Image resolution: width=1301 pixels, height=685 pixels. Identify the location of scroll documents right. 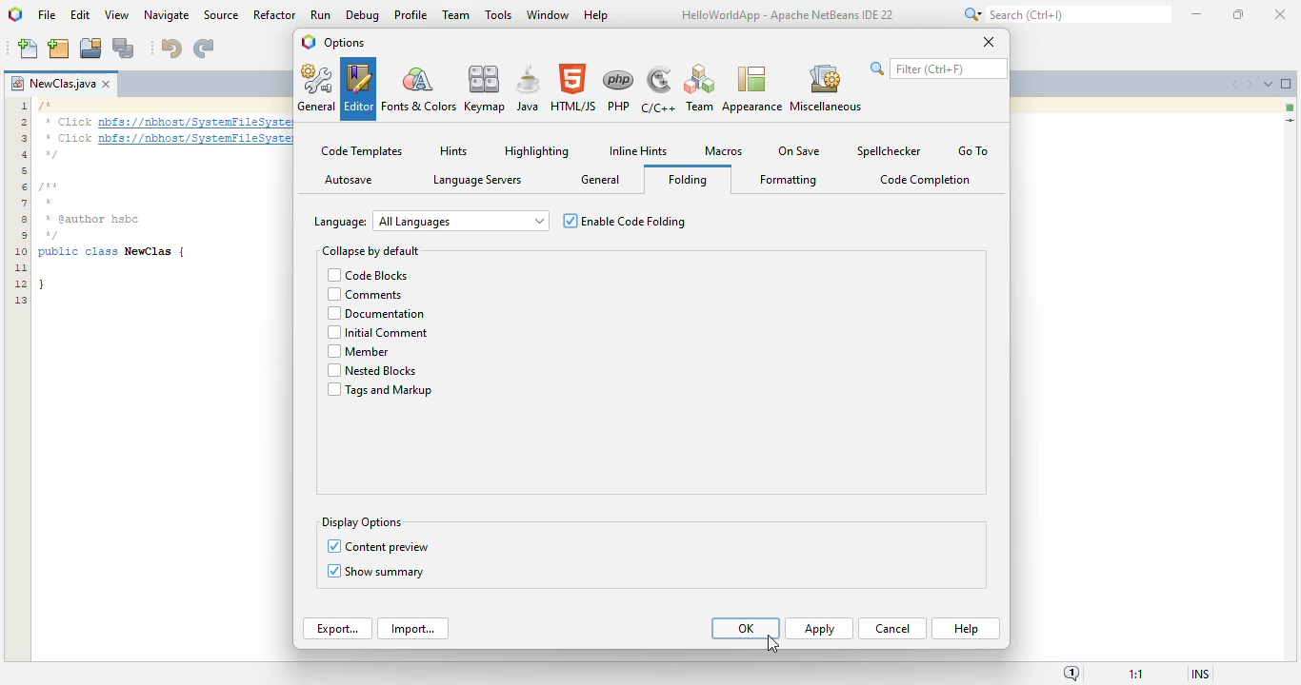
(1248, 85).